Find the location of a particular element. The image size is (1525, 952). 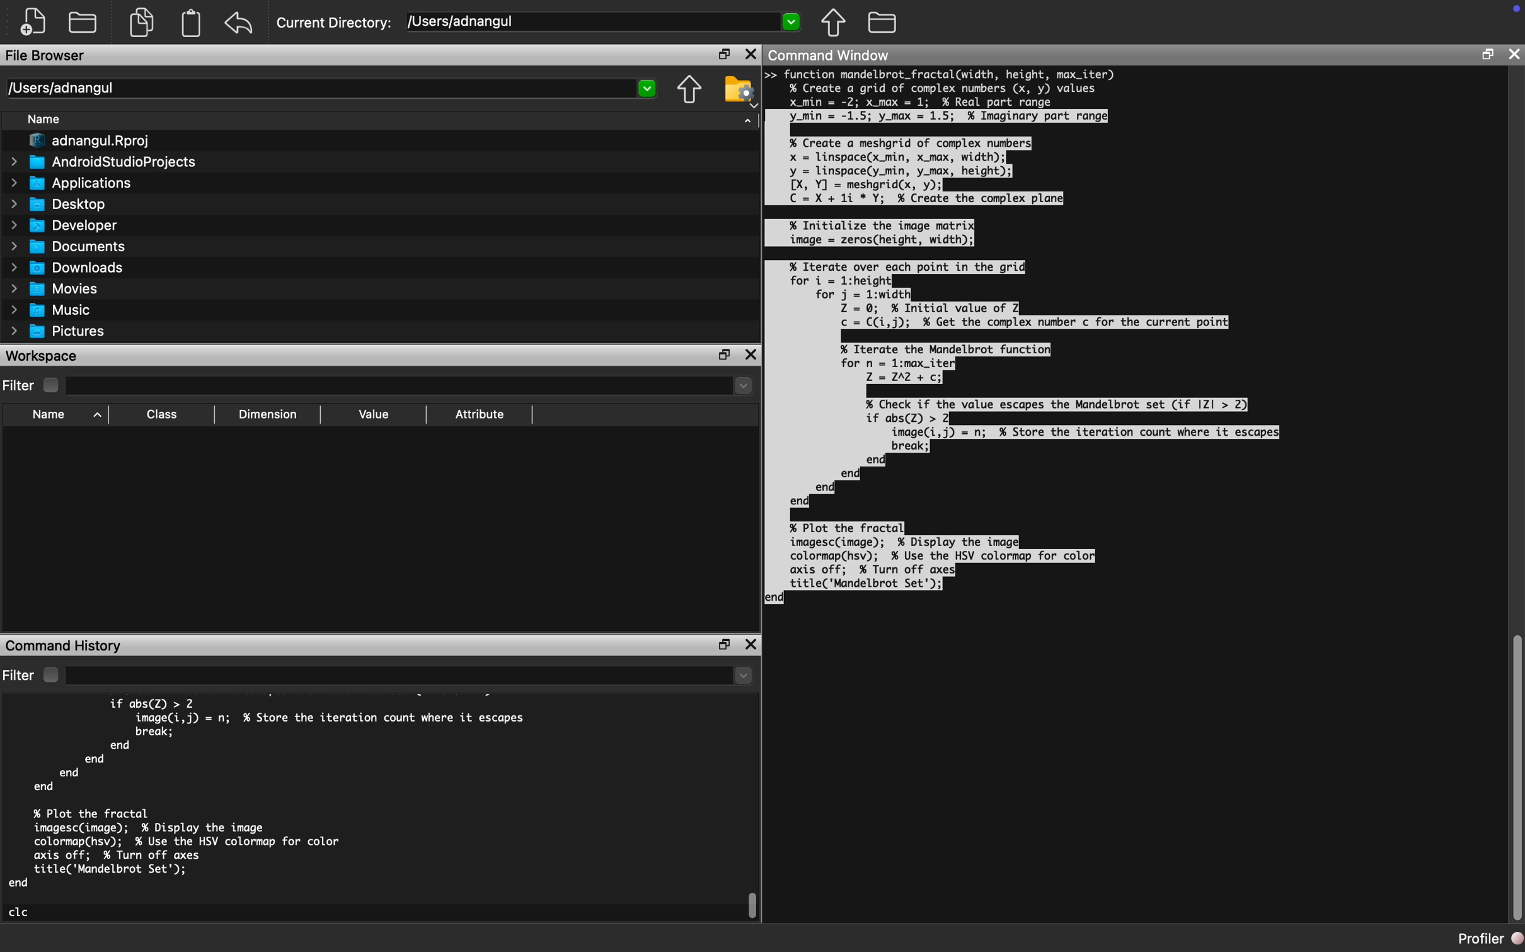

Dimension is located at coordinates (273, 414).